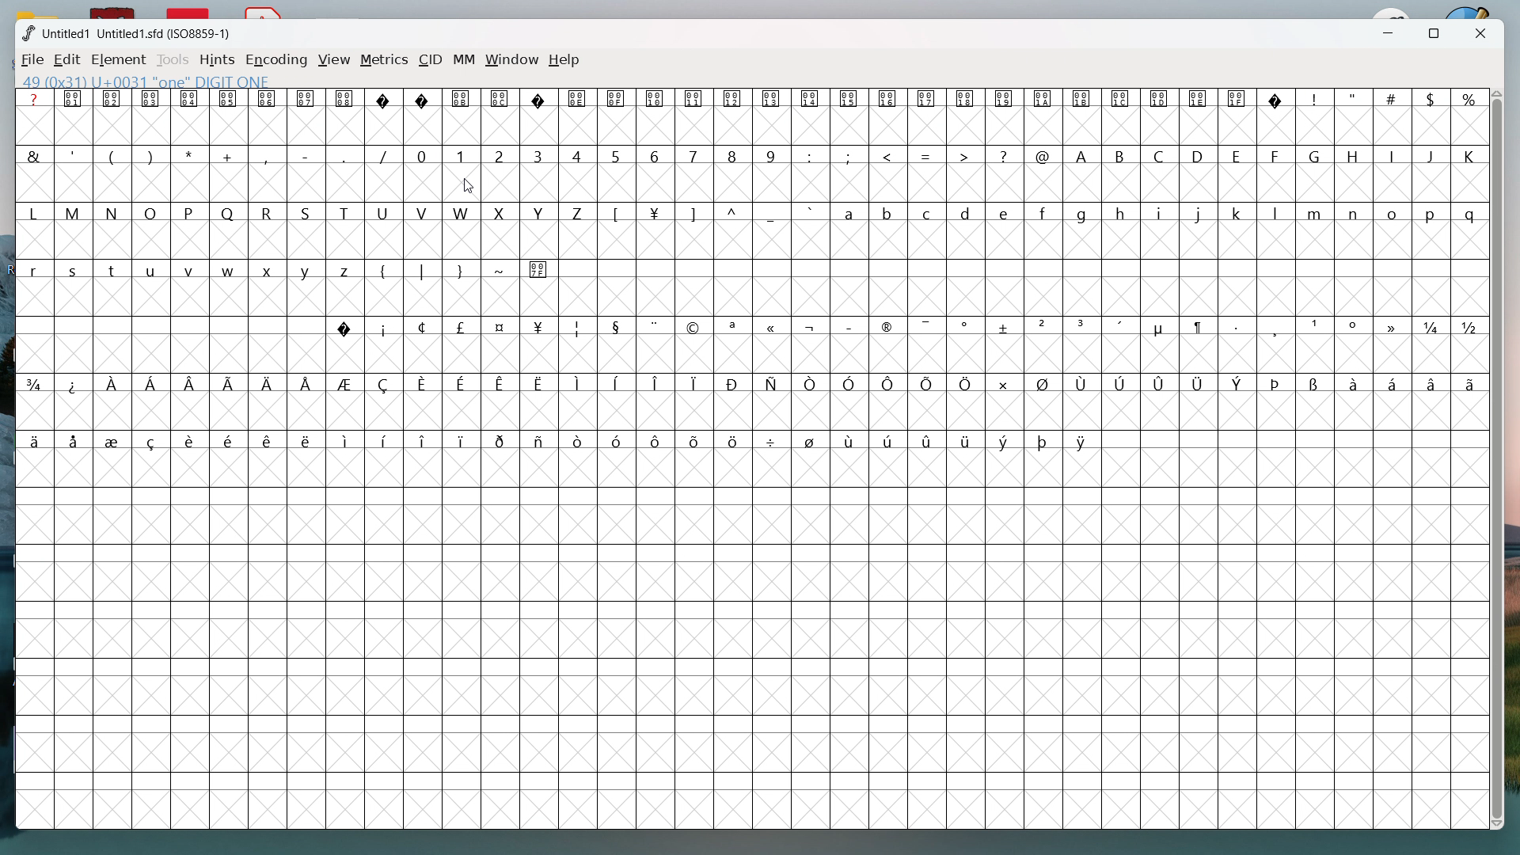 Image resolution: width=1520 pixels, height=855 pixels. I want to click on >, so click(963, 154).